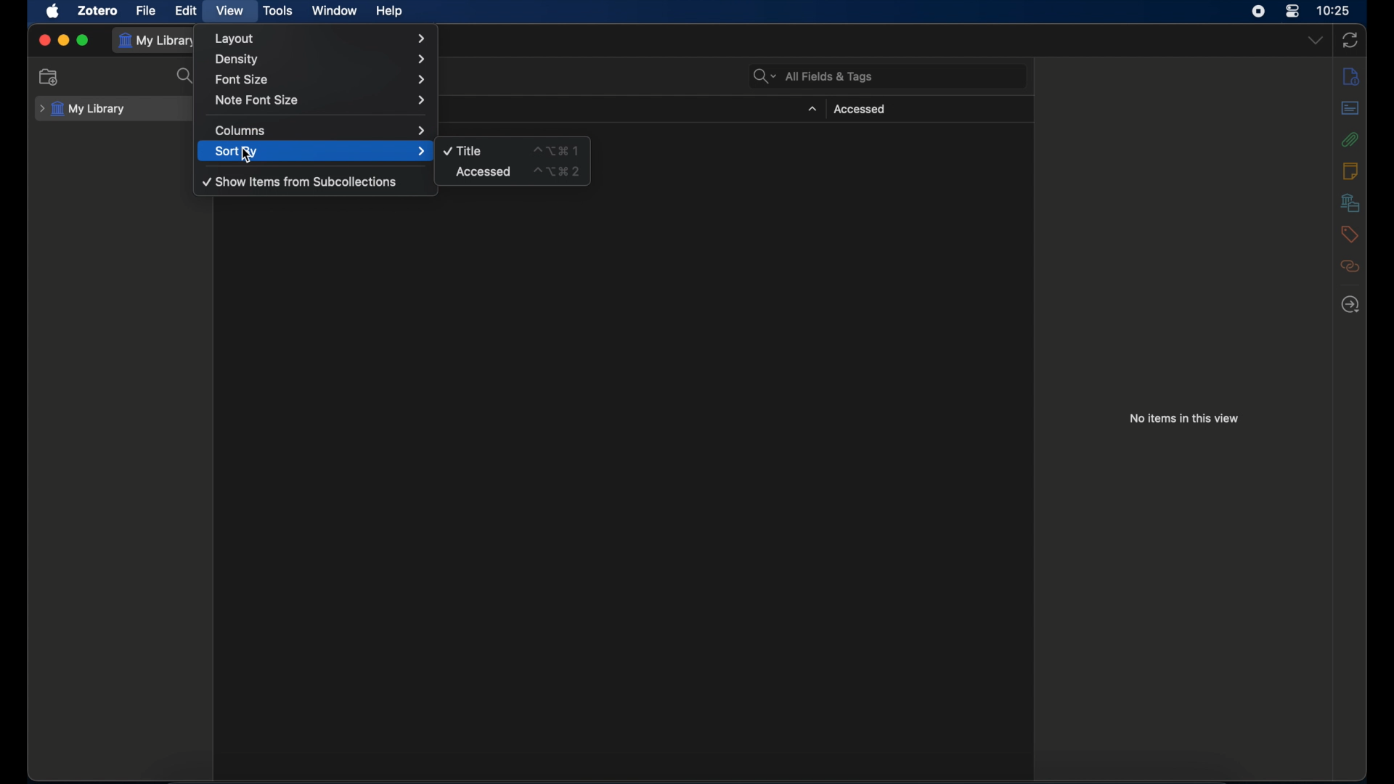  What do you see at coordinates (62, 41) in the screenshot?
I see `minimize` at bounding box center [62, 41].